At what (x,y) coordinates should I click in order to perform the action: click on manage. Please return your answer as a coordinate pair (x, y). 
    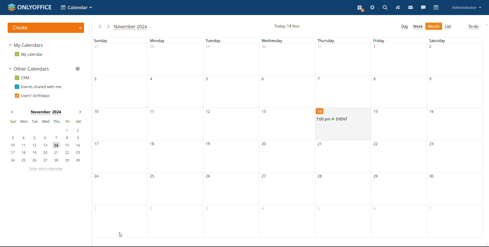
    Looking at the image, I should click on (78, 69).